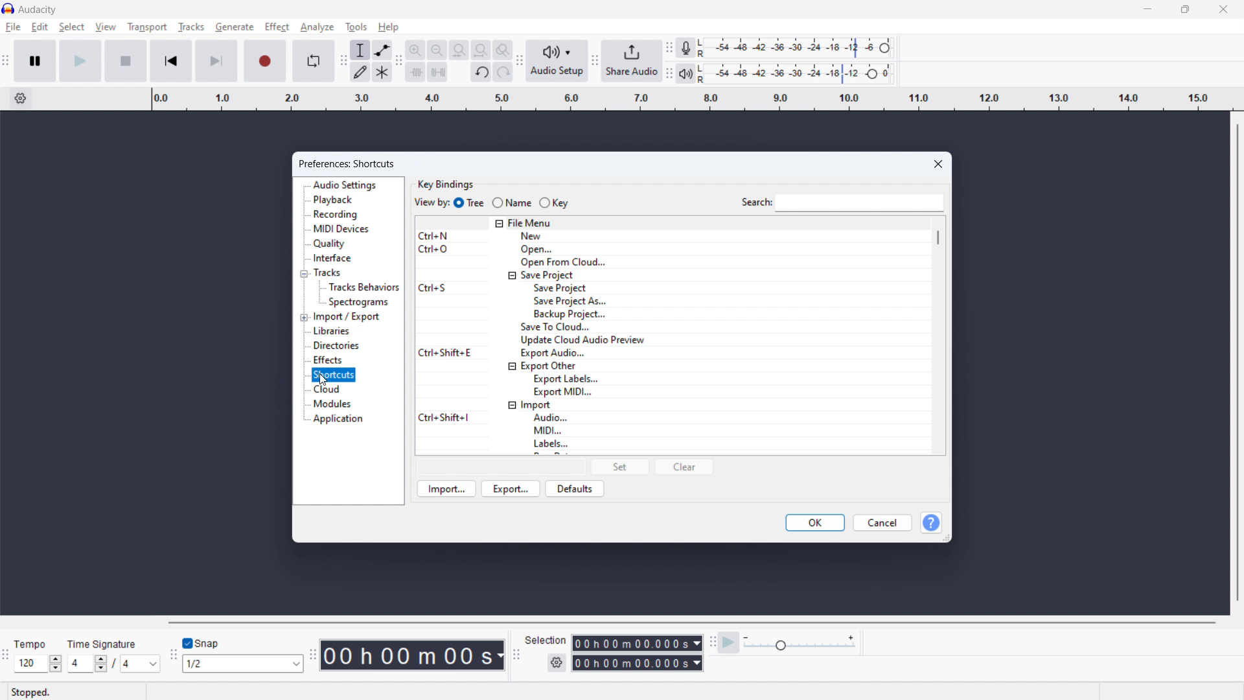  Describe the element at coordinates (685, 467) in the screenshot. I see `clear` at that location.